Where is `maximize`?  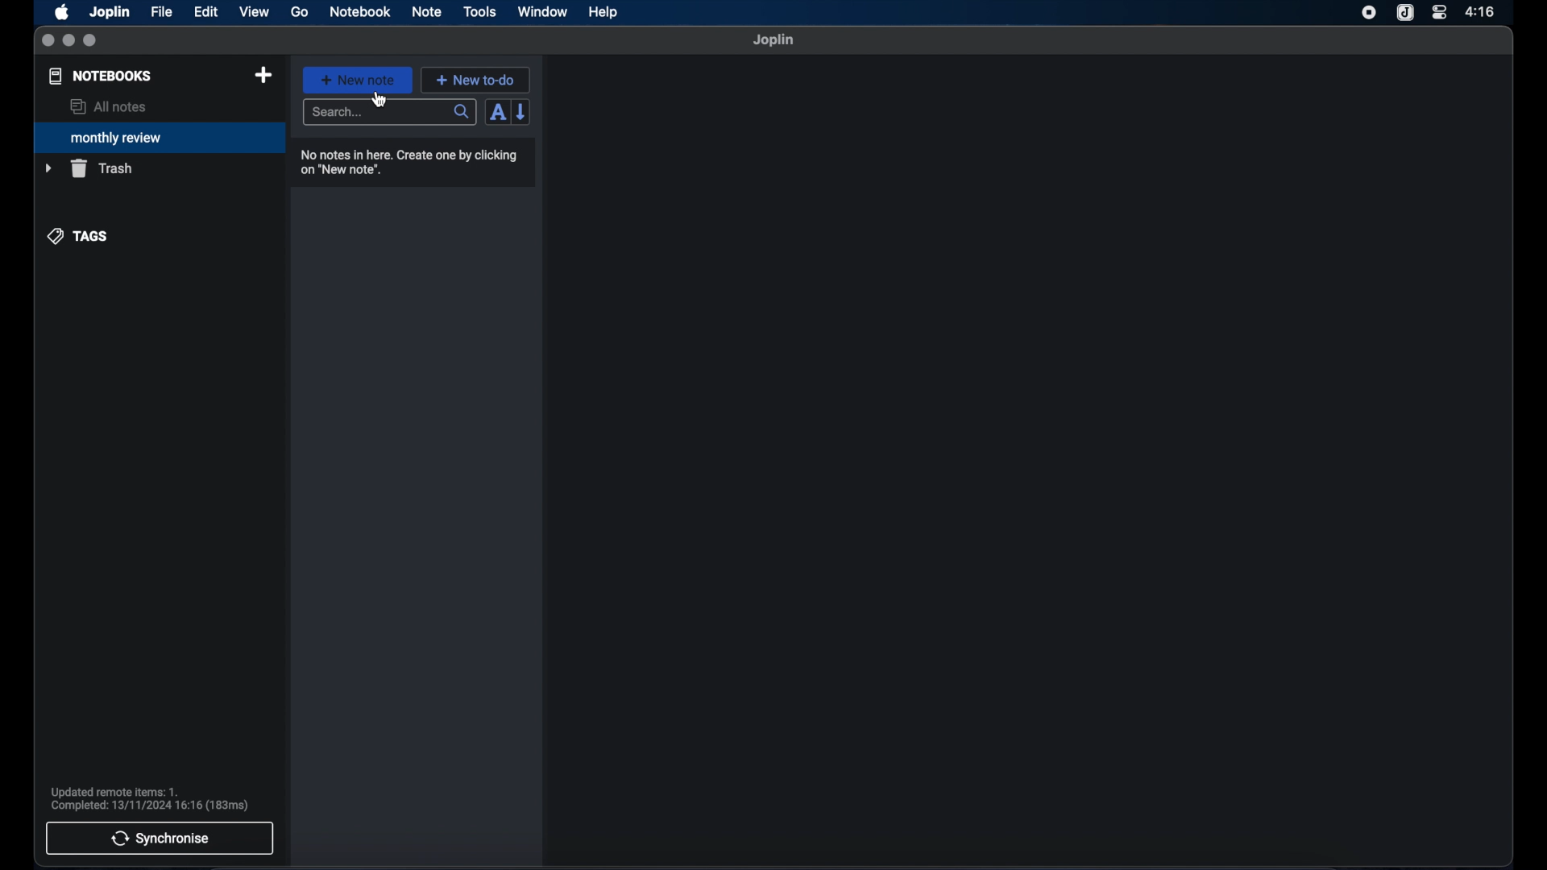
maximize is located at coordinates (91, 41).